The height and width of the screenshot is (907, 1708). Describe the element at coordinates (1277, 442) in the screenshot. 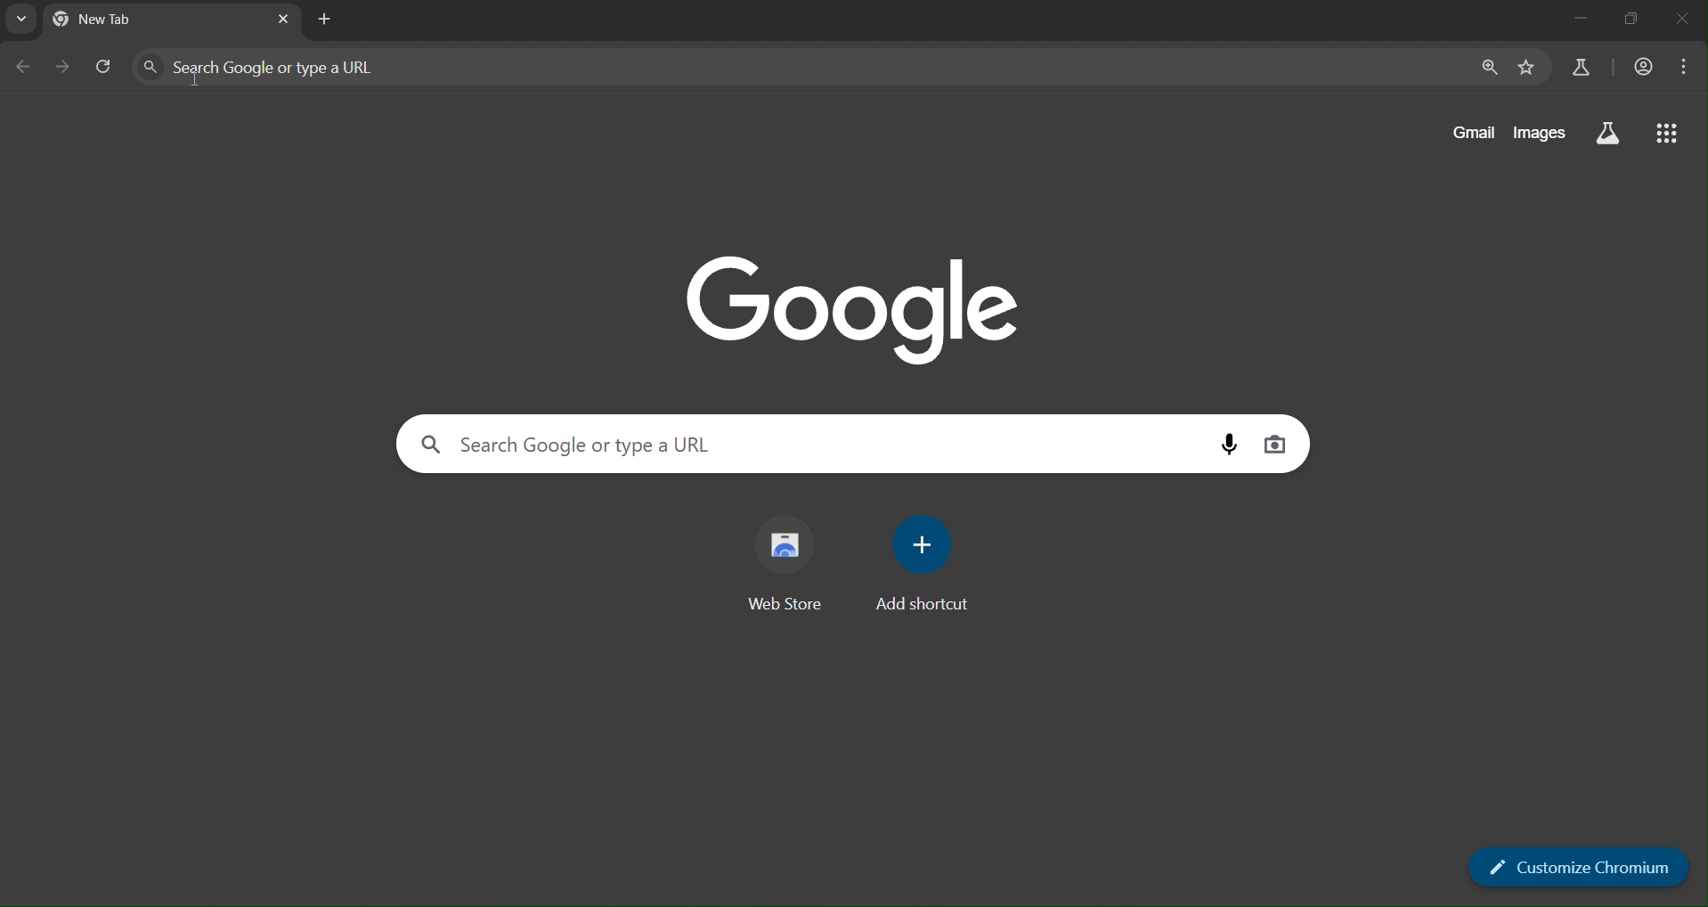

I see `image search` at that location.